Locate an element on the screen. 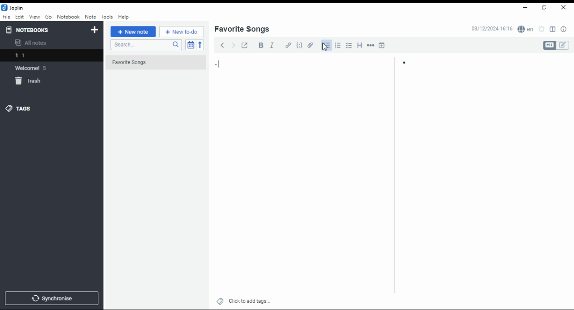 Image resolution: width=574 pixels, height=310 pixels. set alarm is located at coordinates (542, 29).